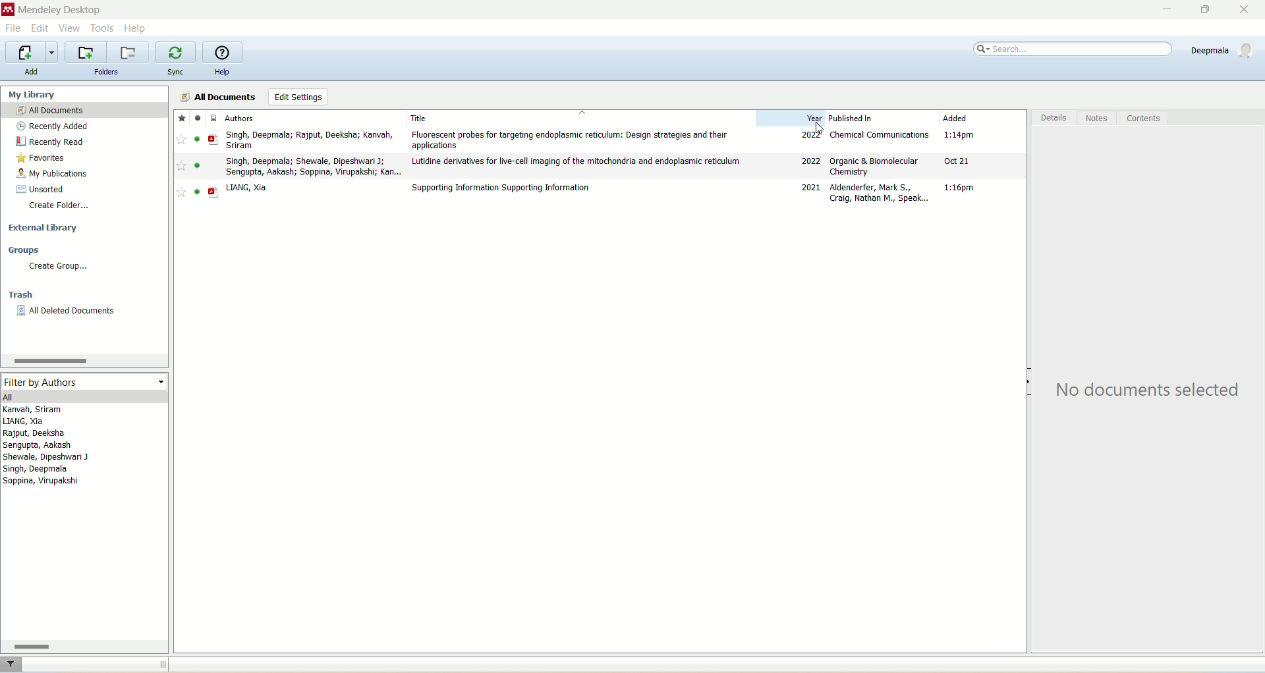  Describe the element at coordinates (884, 194) in the screenshot. I see `Aldenderfer, Mark S; Craig, Nathan M., Speak...` at that location.